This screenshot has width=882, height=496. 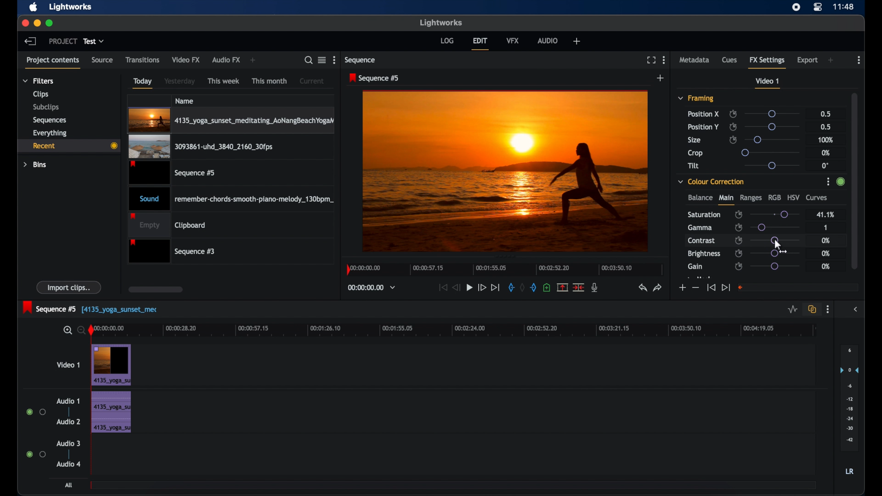 I want to click on gamma, so click(x=700, y=227).